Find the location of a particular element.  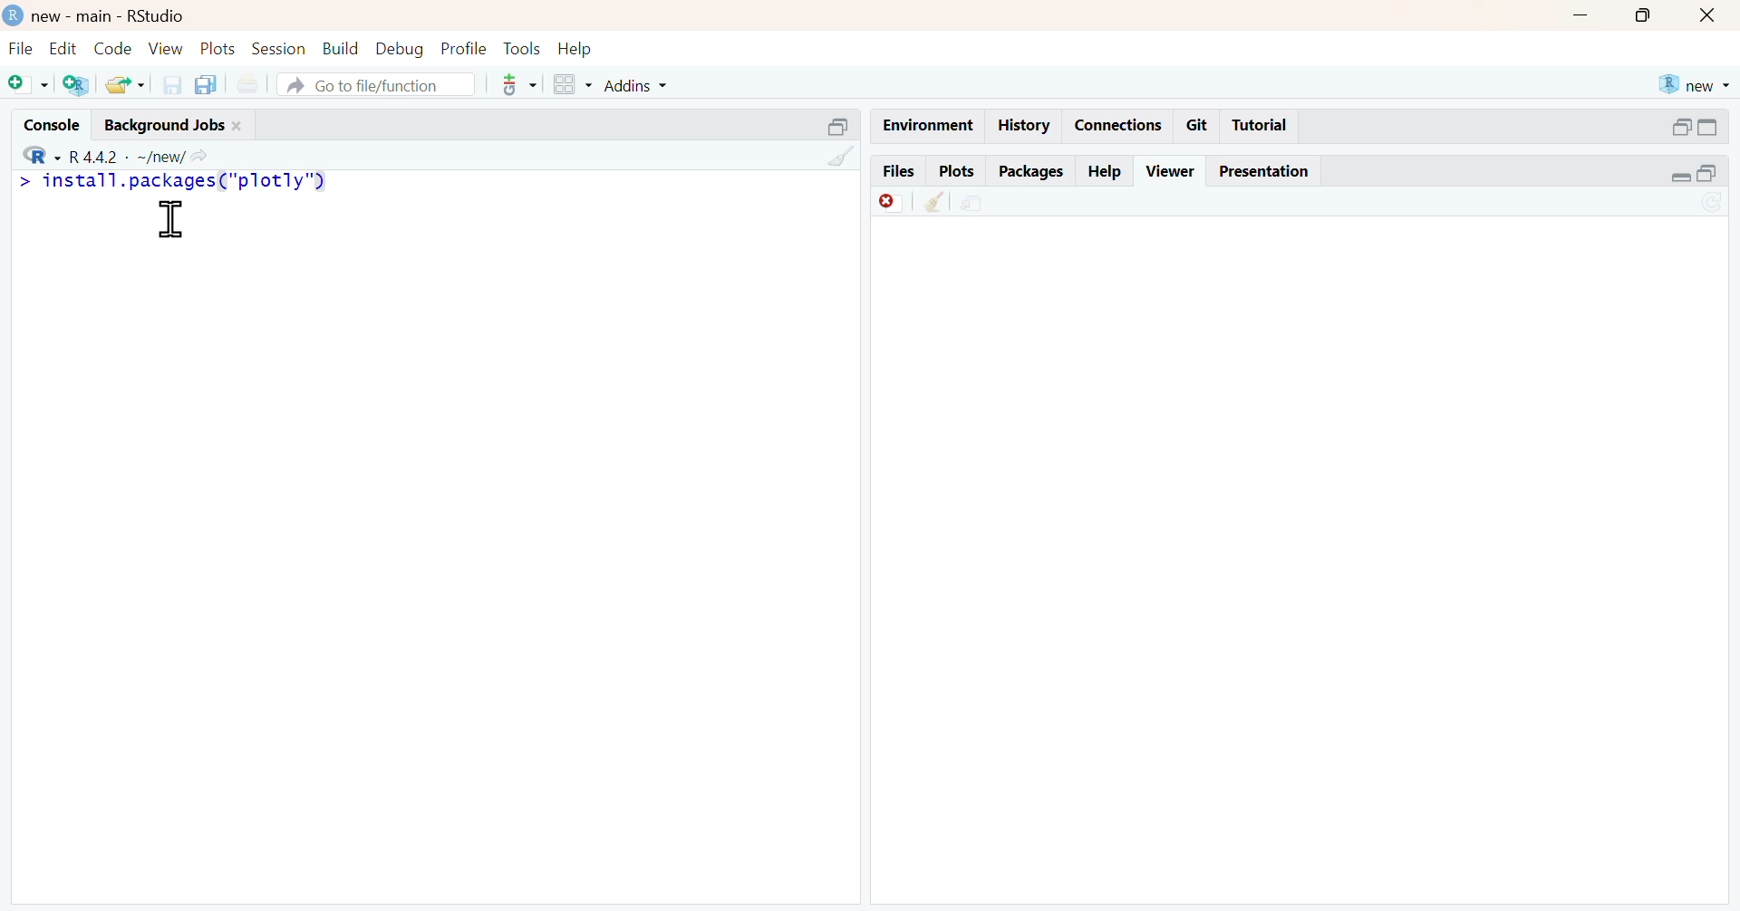

git is located at coordinates (1198, 126).